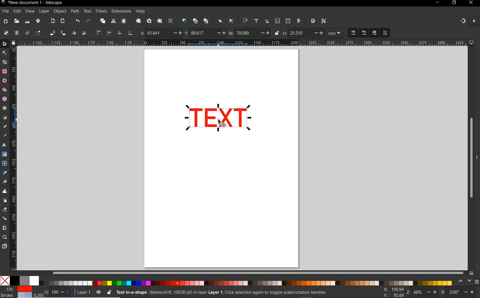  Describe the element at coordinates (5, 127) in the screenshot. I see `pencil tool` at that location.